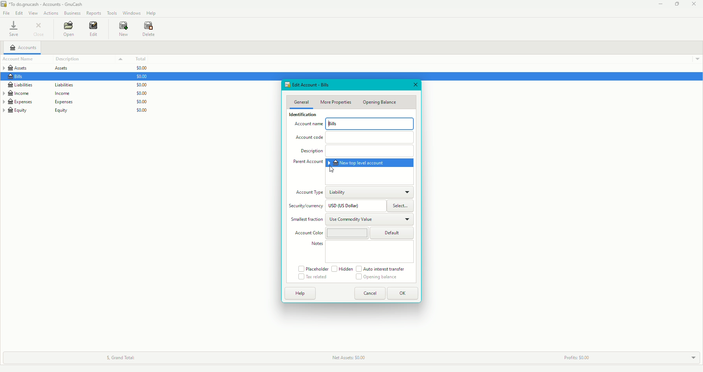 The image size is (703, 372). I want to click on New top level account, so click(368, 163).